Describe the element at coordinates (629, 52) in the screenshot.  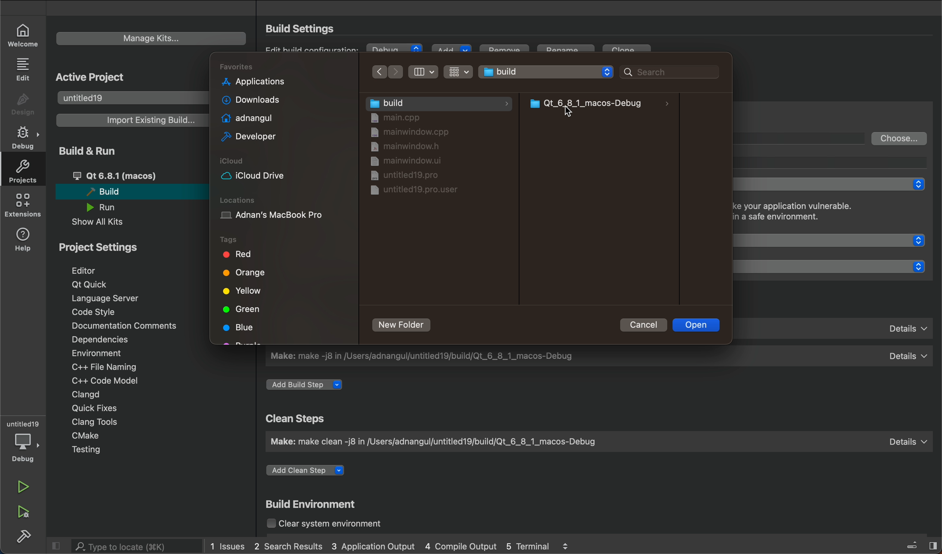
I see `clone` at that location.